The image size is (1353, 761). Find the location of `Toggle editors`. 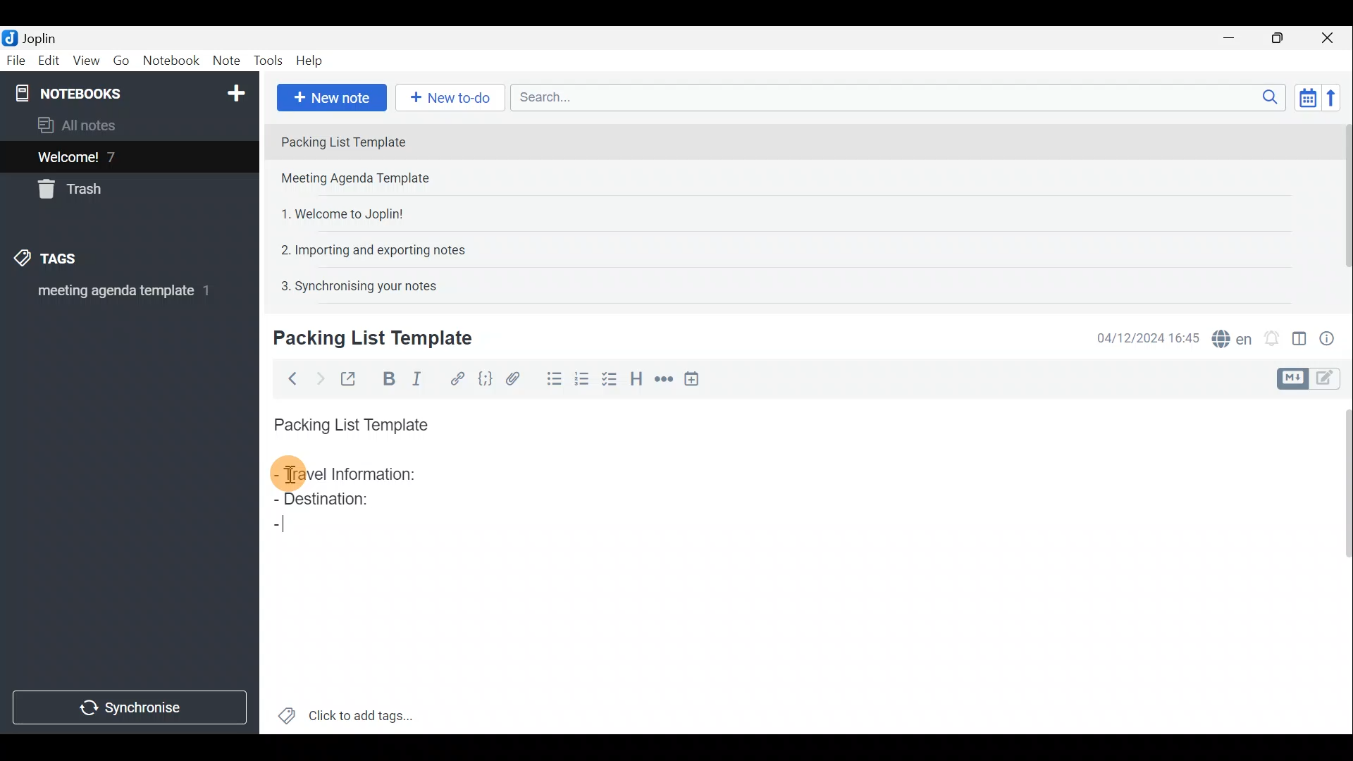

Toggle editors is located at coordinates (1332, 380).